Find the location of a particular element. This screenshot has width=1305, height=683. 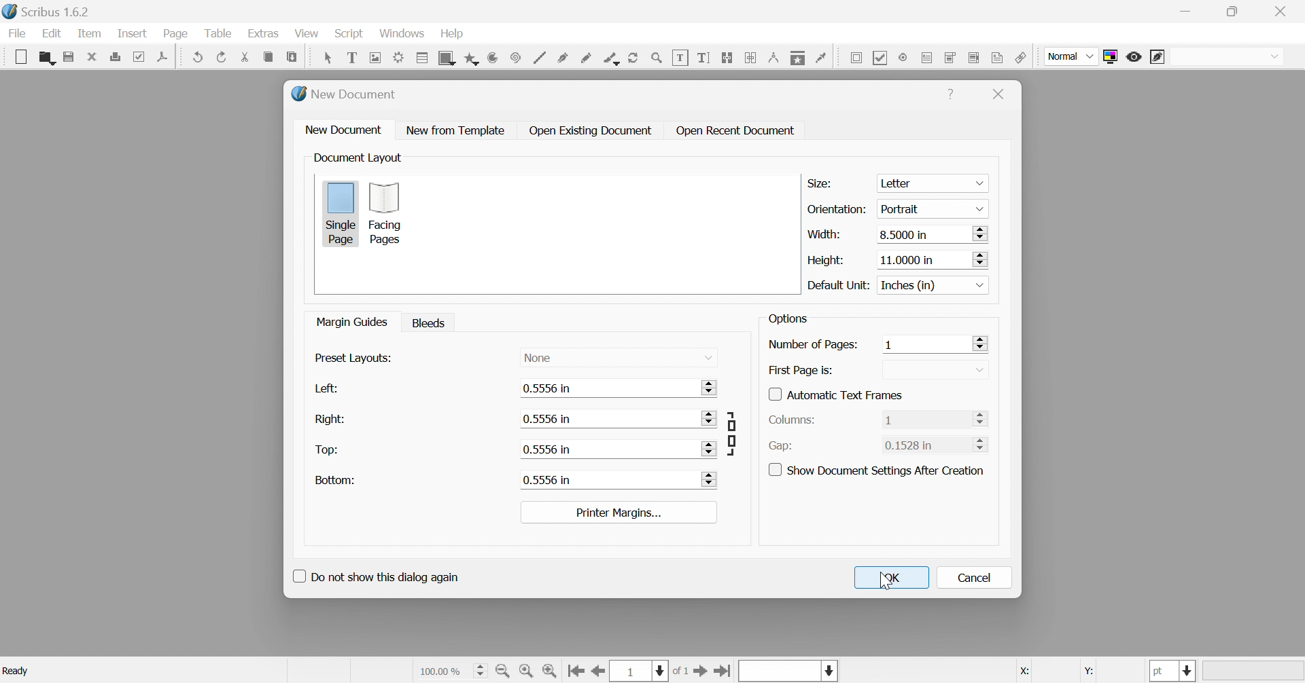

save as pdf is located at coordinates (167, 56).